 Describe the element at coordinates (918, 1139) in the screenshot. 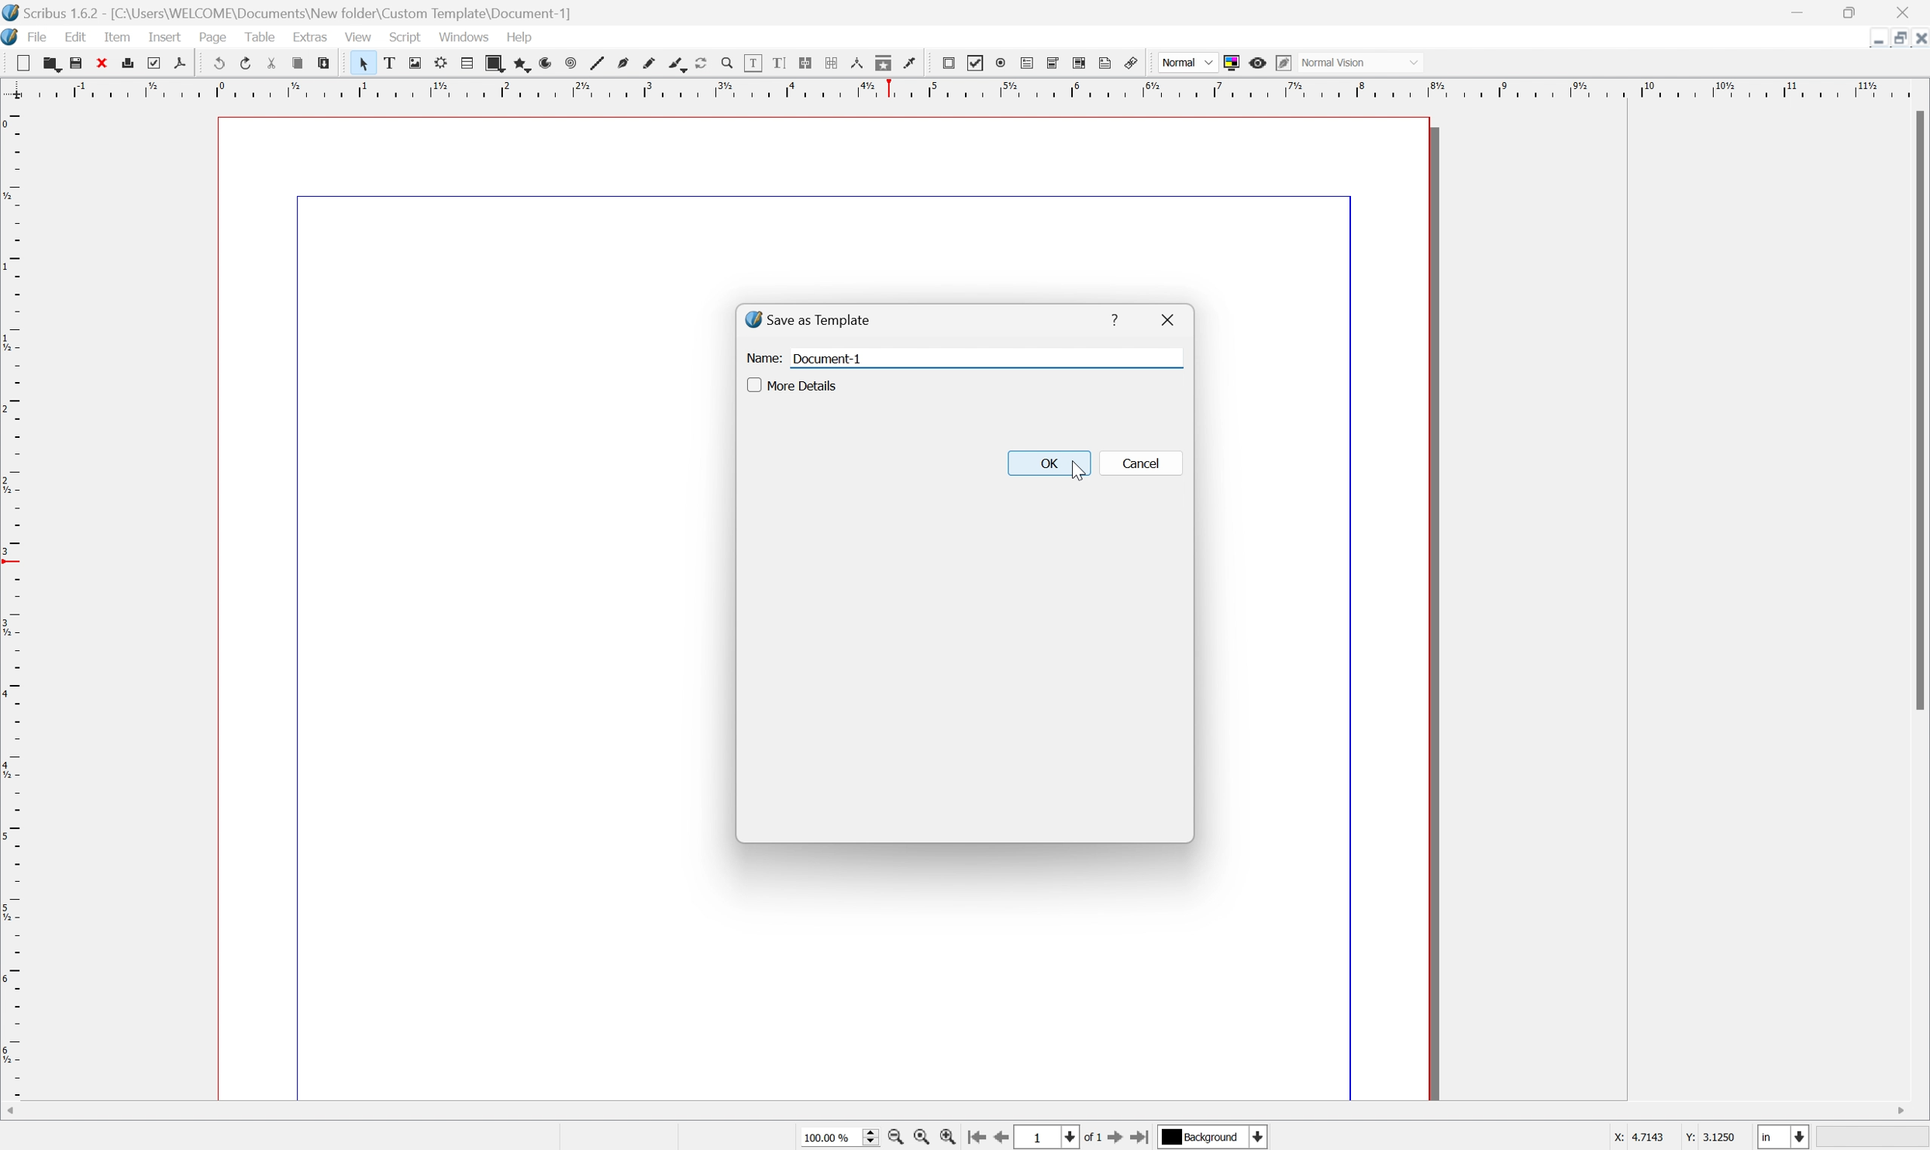

I see `Zoom to 100%` at that location.